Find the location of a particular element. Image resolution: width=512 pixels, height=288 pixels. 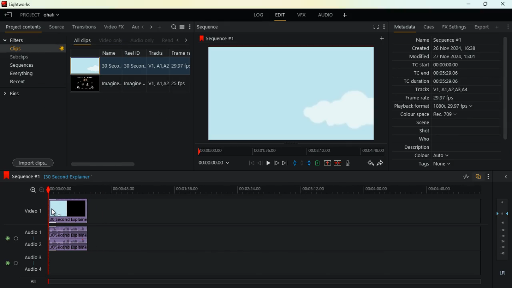

who is located at coordinates (426, 140).